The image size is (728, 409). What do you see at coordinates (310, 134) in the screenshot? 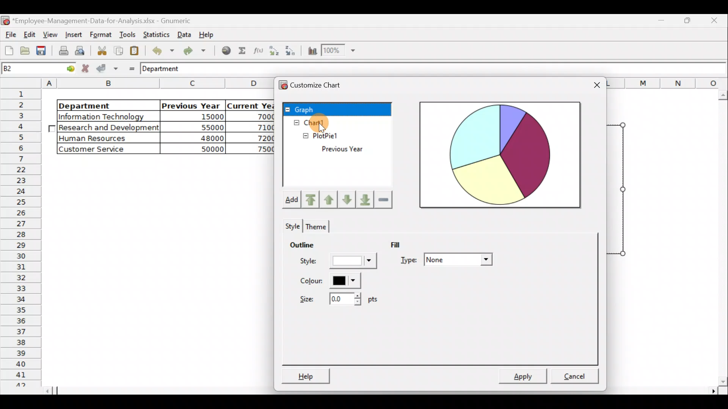
I see `PlotPie1` at bounding box center [310, 134].